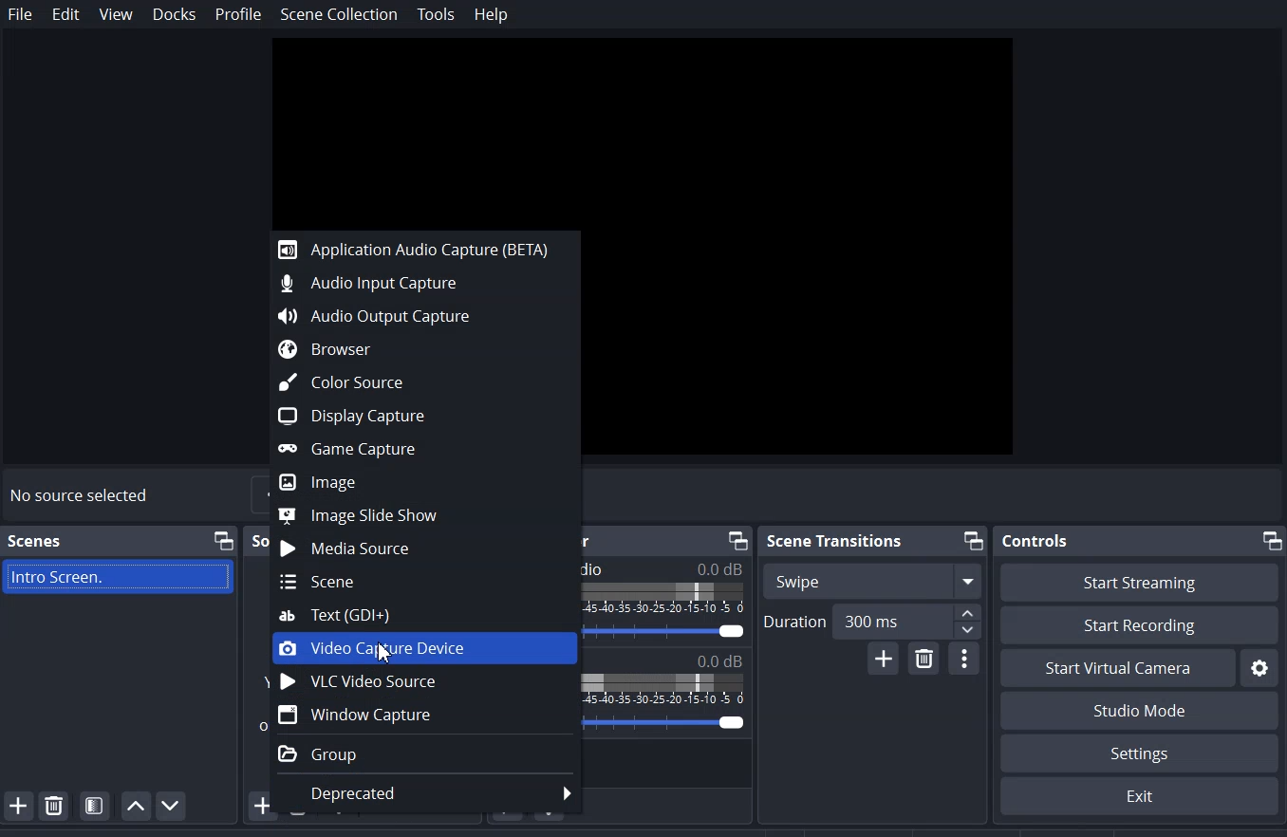 This screenshot has height=837, width=1287. I want to click on Start Virtual camera, so click(1117, 668).